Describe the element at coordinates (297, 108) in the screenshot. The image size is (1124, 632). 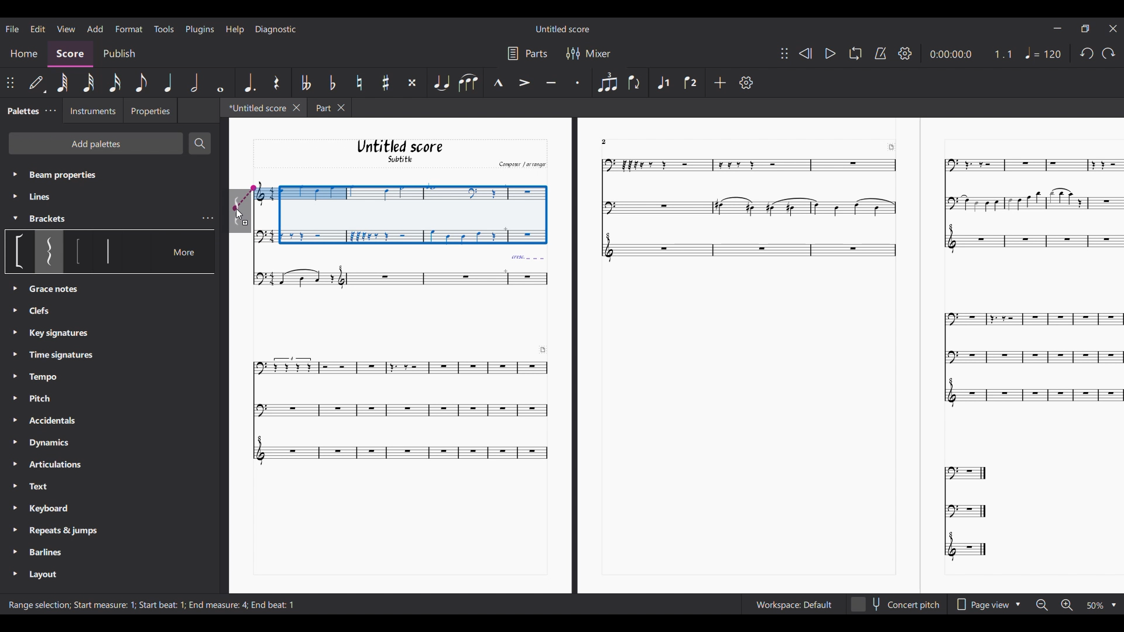
I see `Close` at that location.